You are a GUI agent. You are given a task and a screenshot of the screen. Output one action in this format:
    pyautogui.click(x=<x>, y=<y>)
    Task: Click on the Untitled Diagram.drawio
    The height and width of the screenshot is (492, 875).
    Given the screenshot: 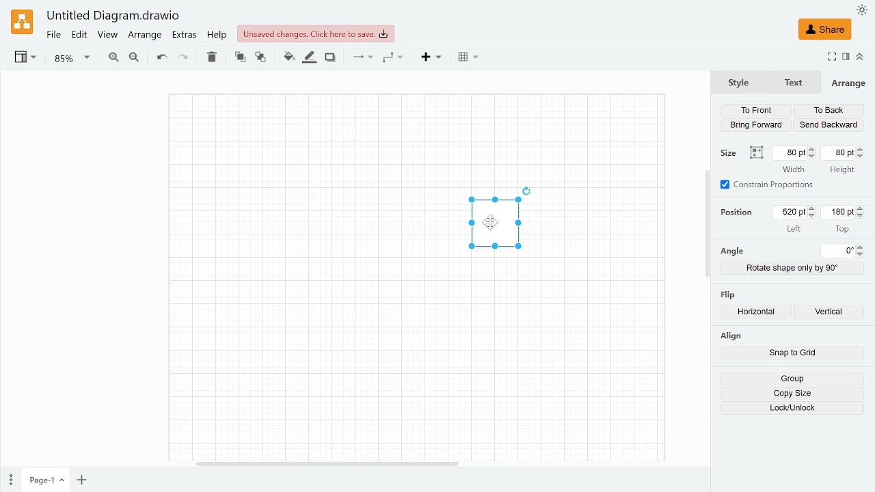 What is the action you would take?
    pyautogui.click(x=113, y=16)
    